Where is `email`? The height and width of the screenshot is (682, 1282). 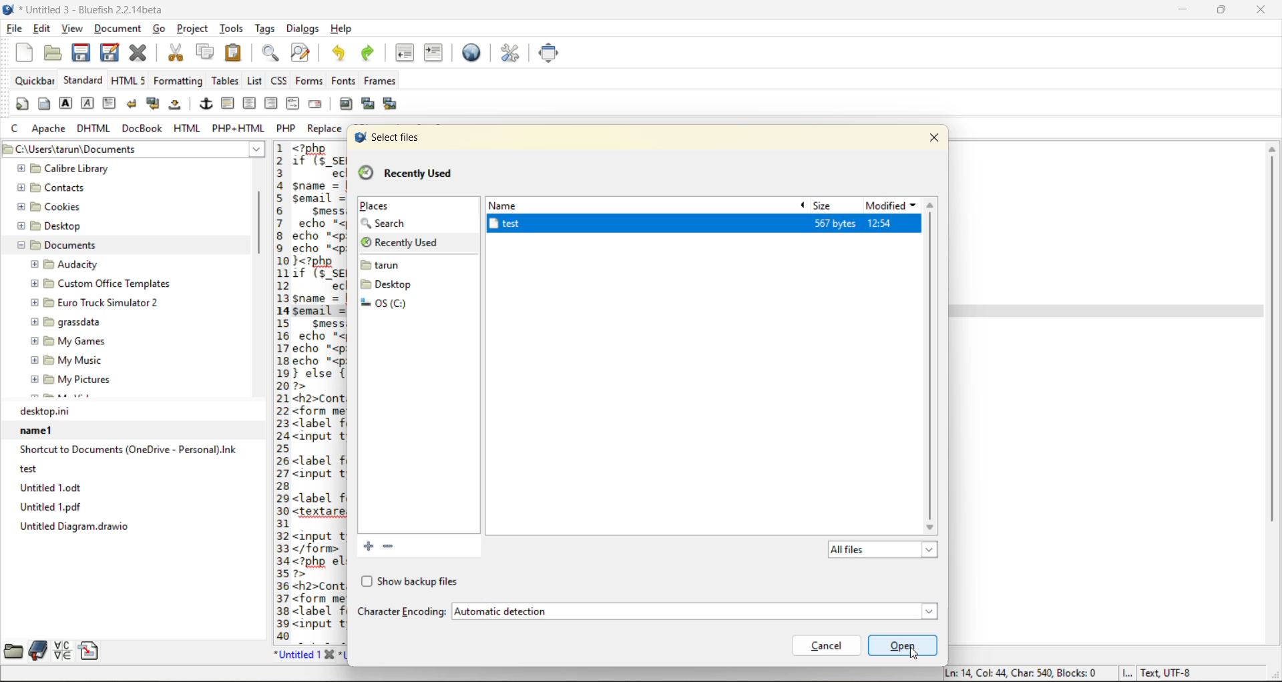
email is located at coordinates (317, 103).